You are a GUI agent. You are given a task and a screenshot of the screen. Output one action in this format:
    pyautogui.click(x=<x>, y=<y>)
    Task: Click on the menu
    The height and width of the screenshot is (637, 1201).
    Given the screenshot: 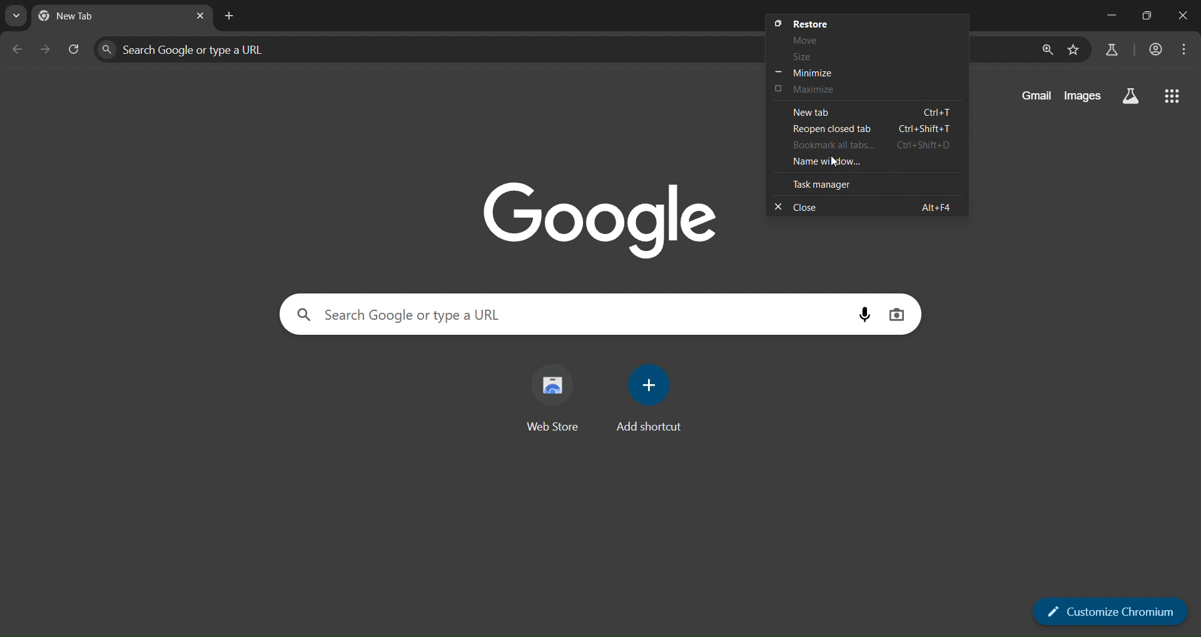 What is the action you would take?
    pyautogui.click(x=1187, y=50)
    